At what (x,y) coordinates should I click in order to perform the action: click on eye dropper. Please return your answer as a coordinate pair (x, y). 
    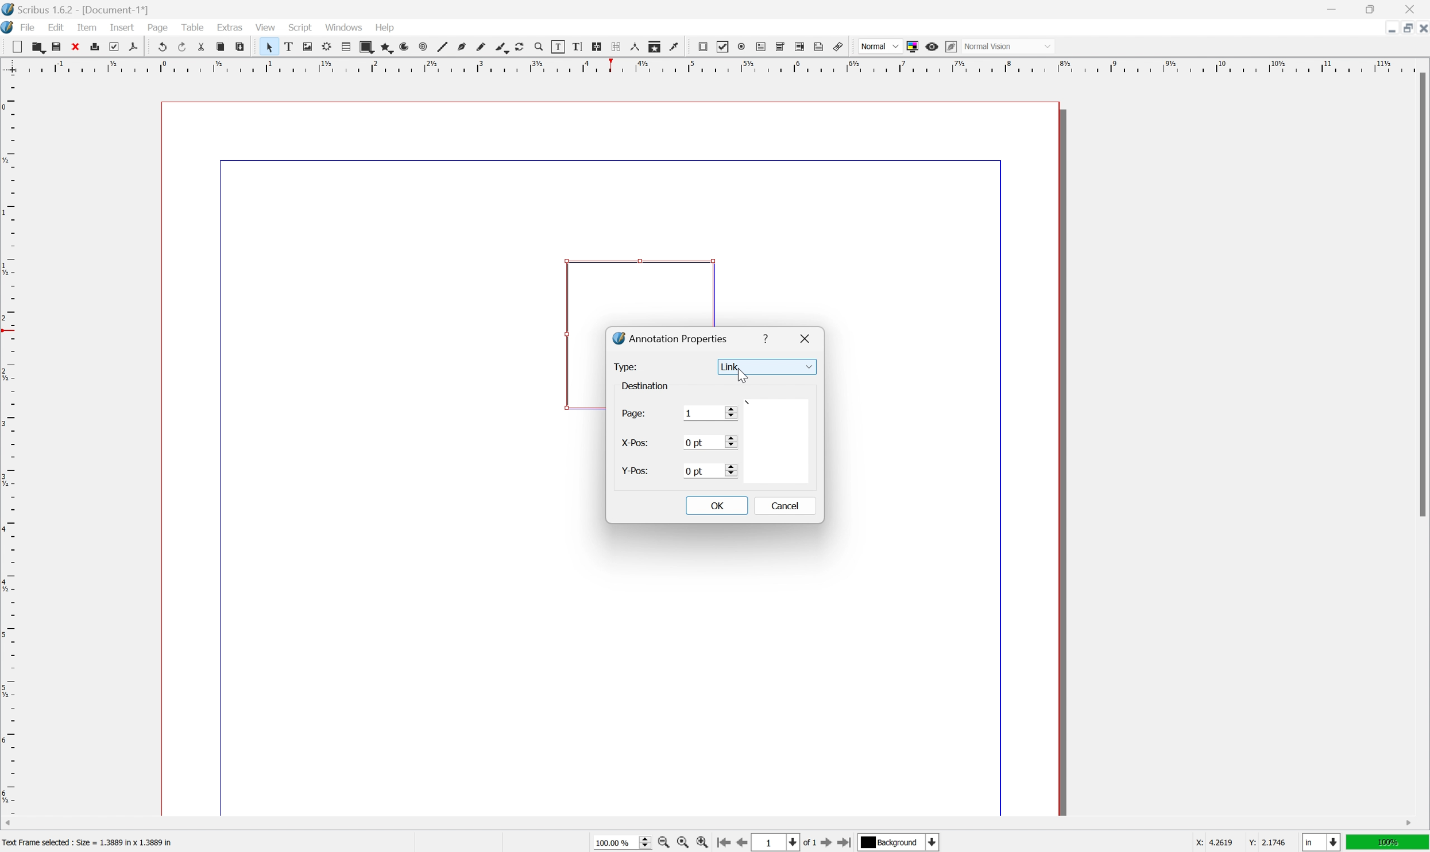
    Looking at the image, I should click on (675, 47).